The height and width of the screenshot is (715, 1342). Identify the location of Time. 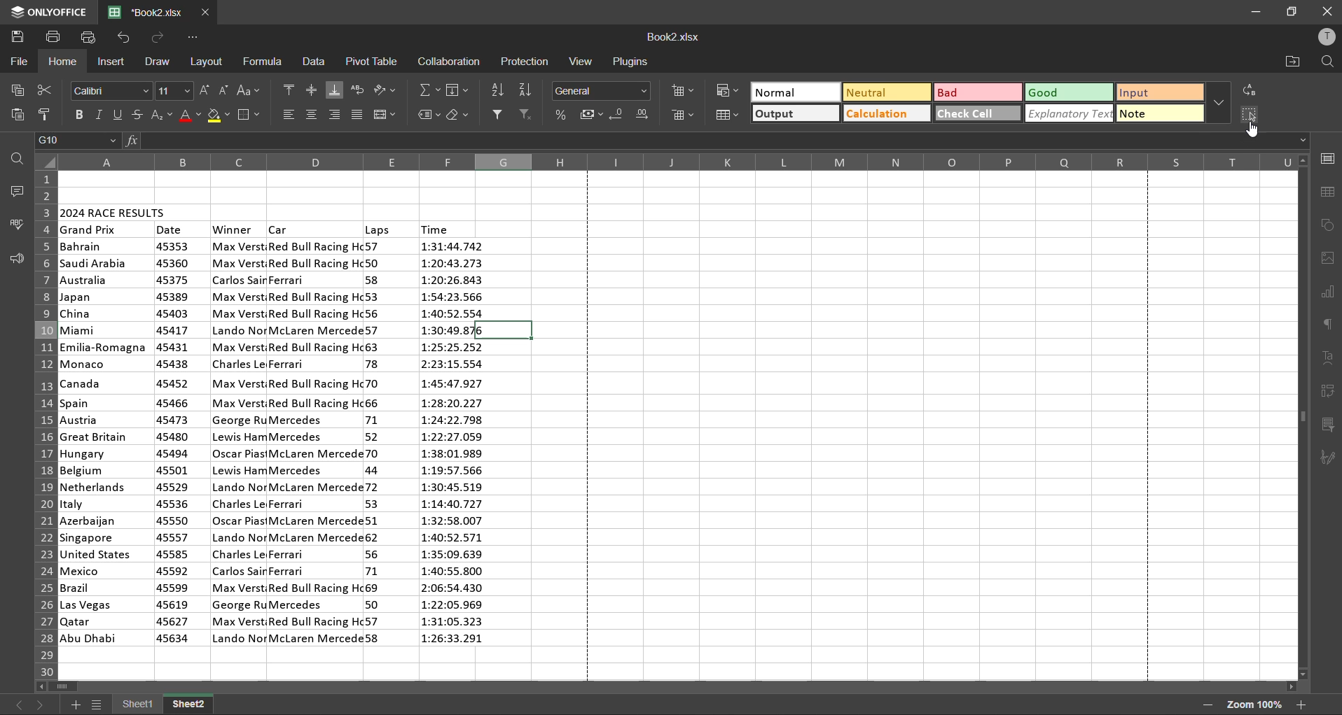
(452, 498).